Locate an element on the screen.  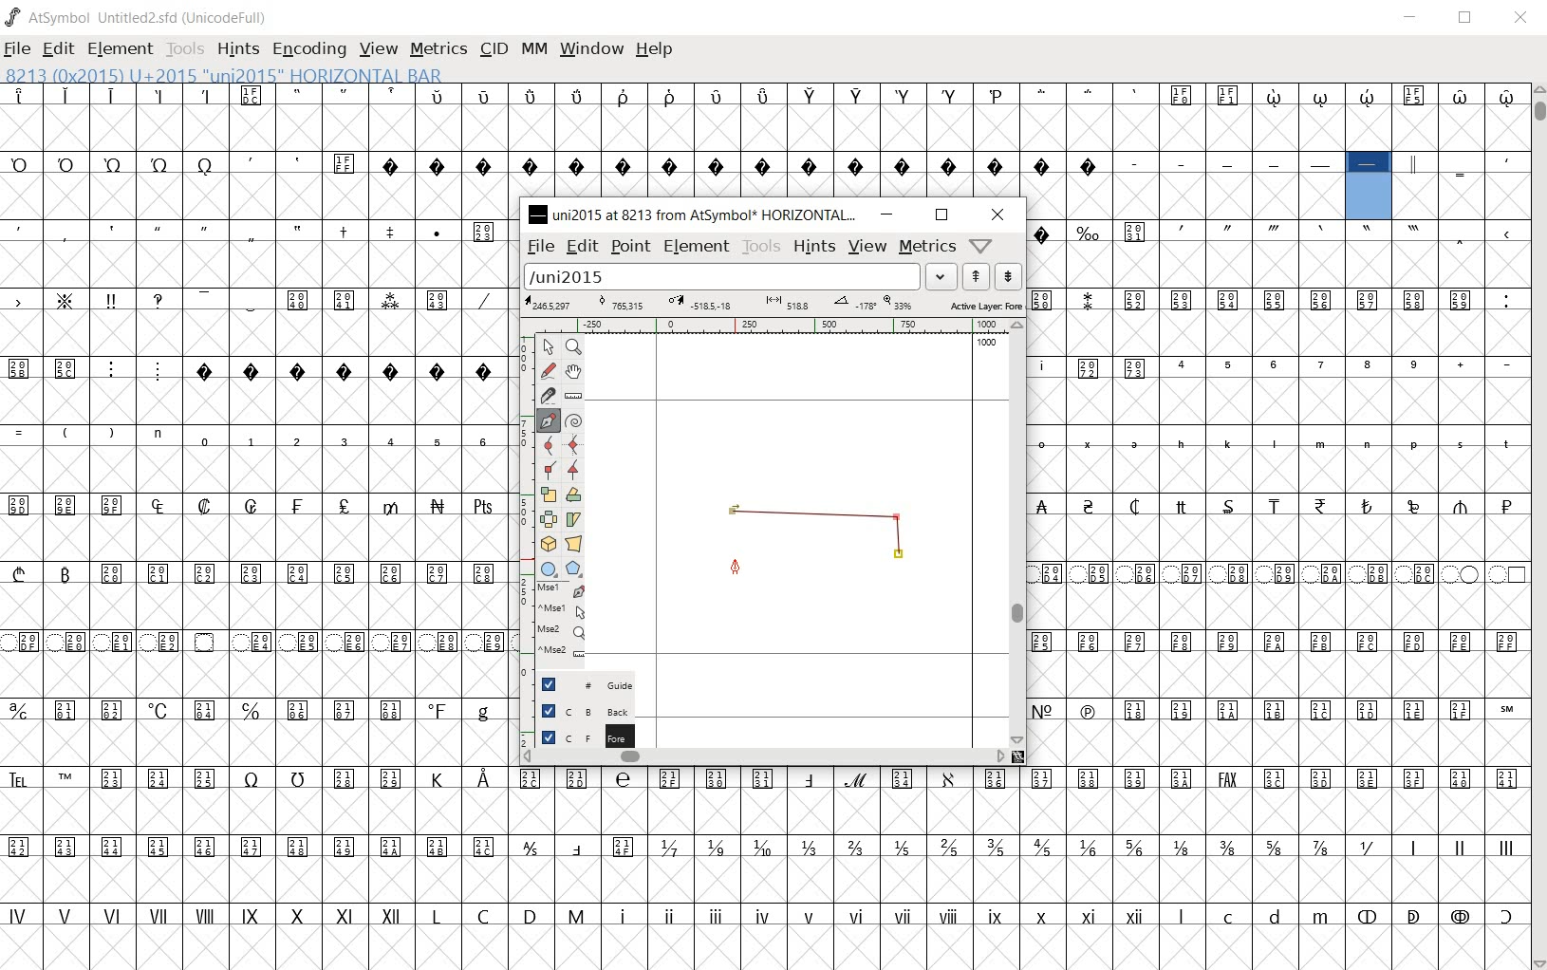
change whether spiro is active or not is located at coordinates (575, 421).